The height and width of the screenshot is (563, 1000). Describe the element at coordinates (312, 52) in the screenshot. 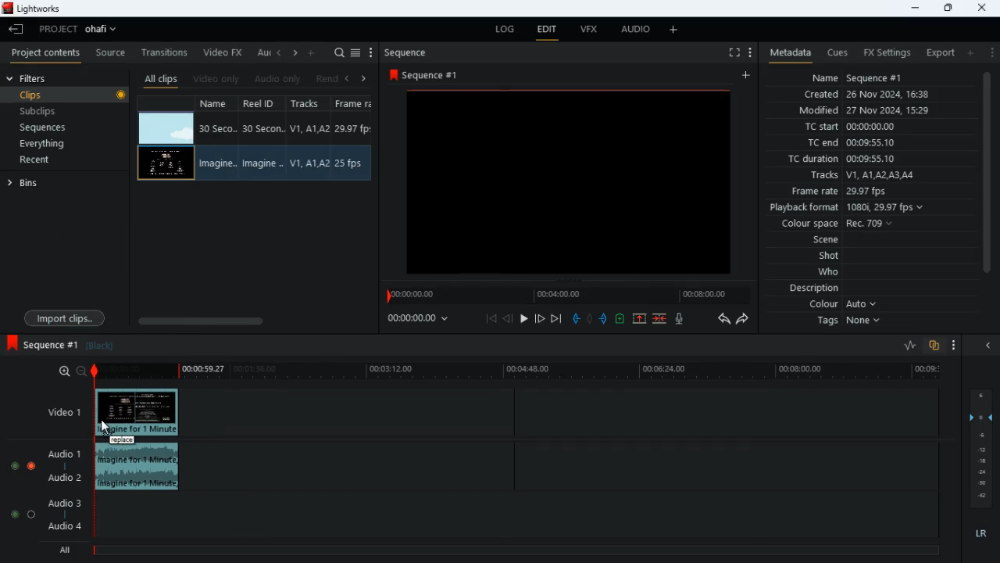

I see `add` at that location.